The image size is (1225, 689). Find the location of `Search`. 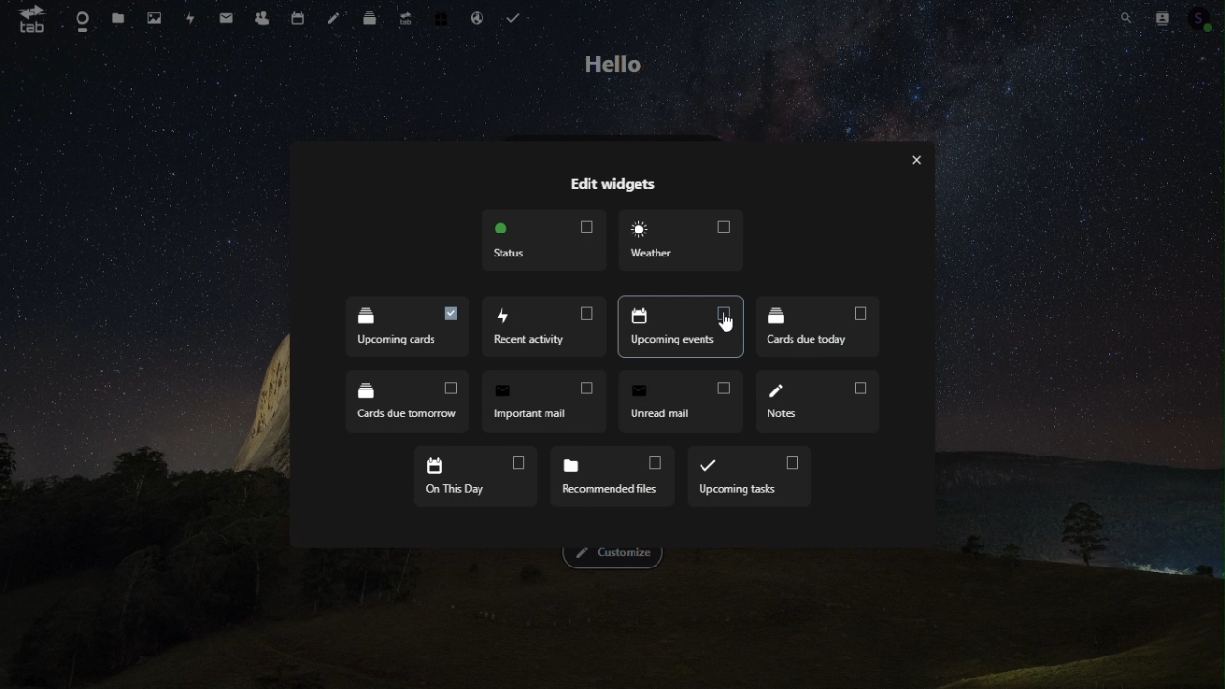

Search is located at coordinates (1126, 18).